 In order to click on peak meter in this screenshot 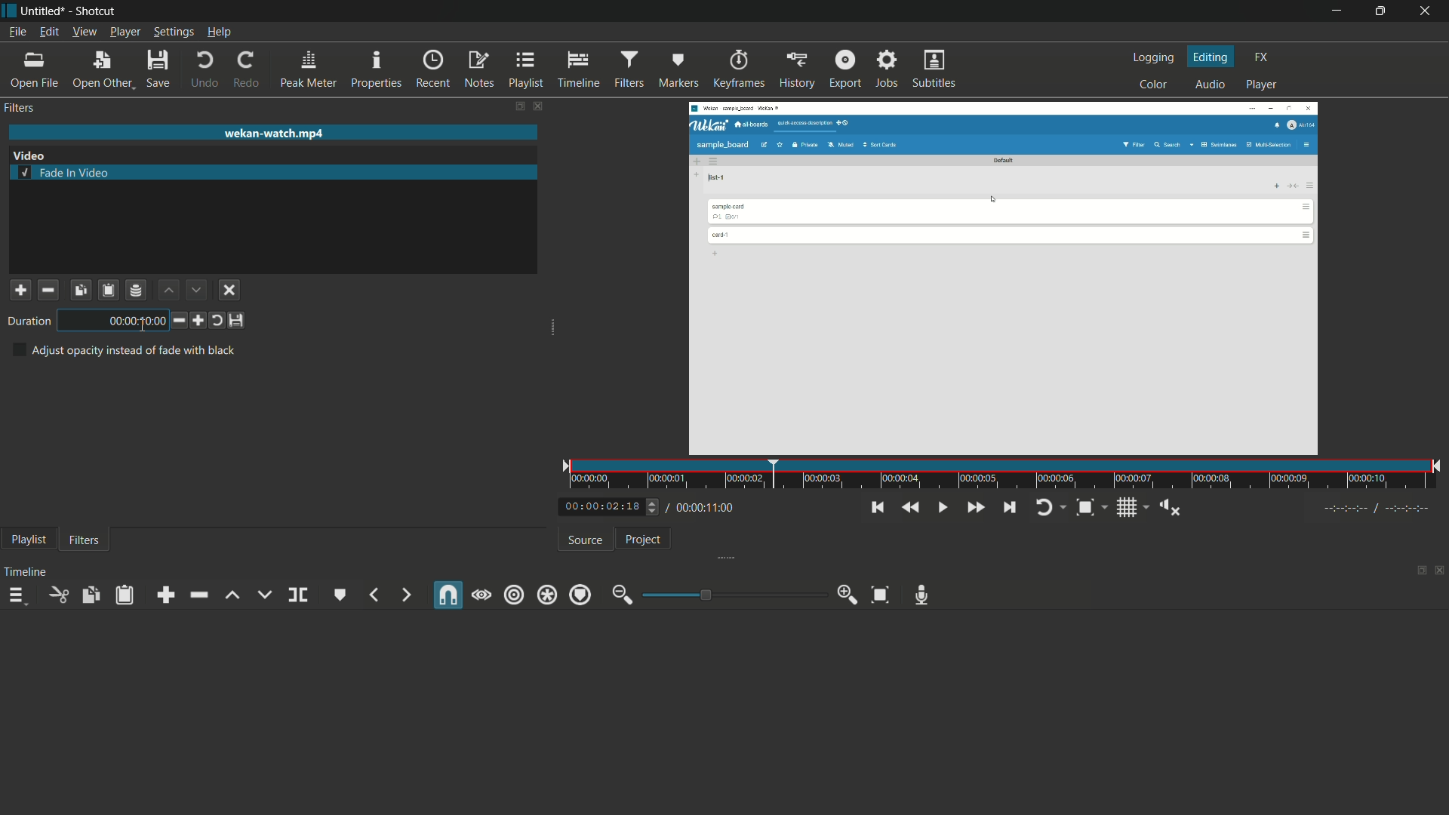, I will do `click(309, 68)`.